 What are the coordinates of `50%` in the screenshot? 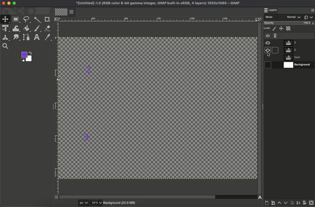 It's located at (96, 203).